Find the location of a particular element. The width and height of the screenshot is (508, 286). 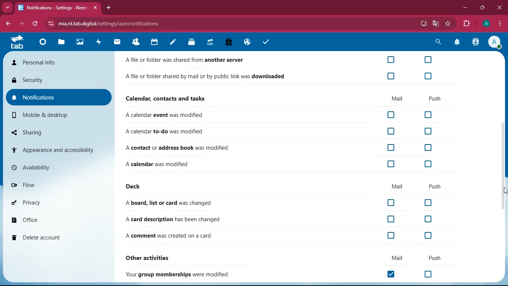

mail is located at coordinates (398, 186).